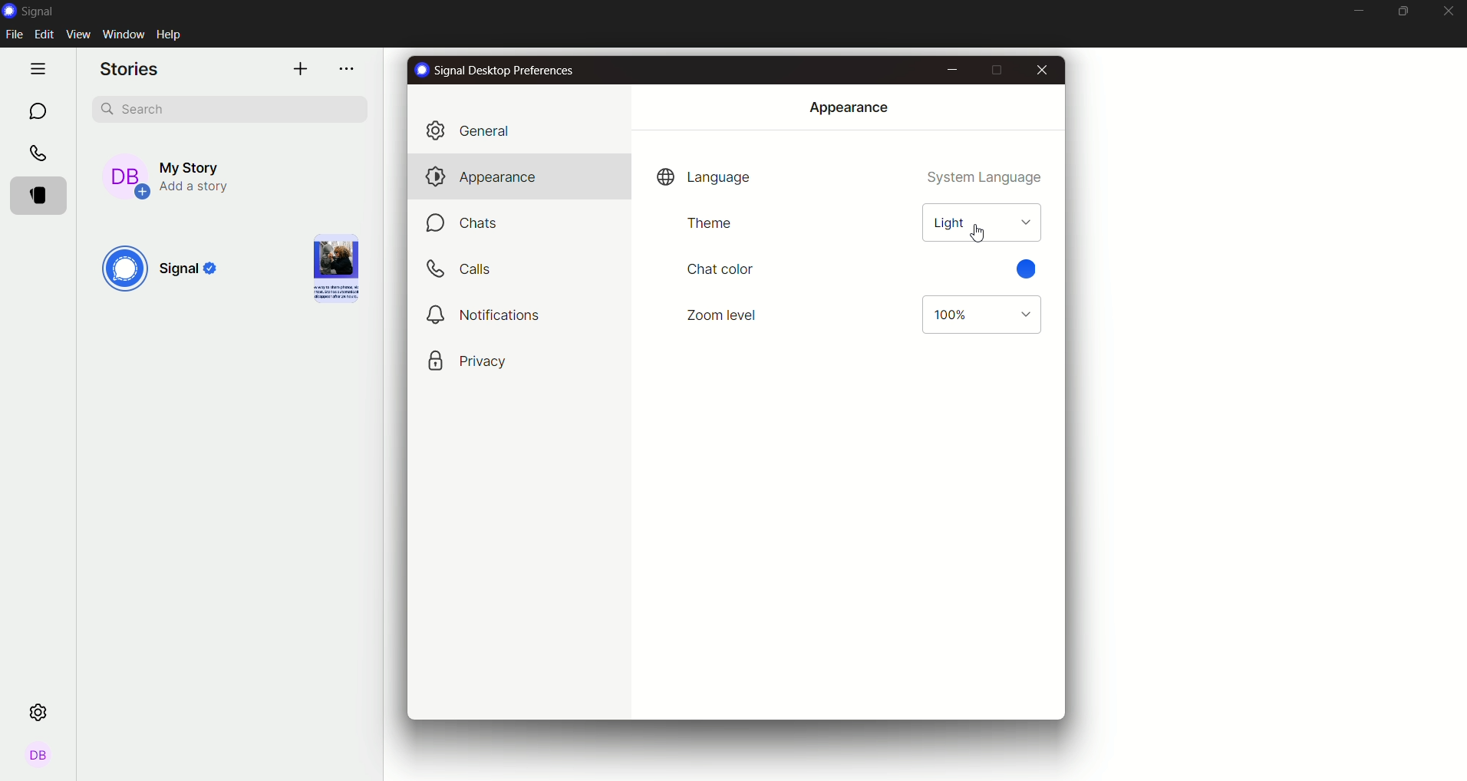 Image resolution: width=1467 pixels, height=781 pixels. What do you see at coordinates (724, 314) in the screenshot?
I see `zoom level` at bounding box center [724, 314].